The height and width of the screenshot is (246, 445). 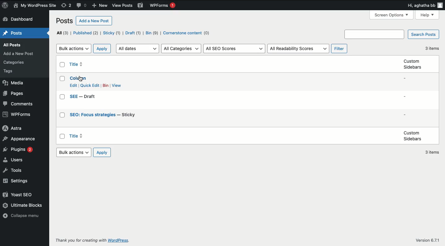 What do you see at coordinates (14, 83) in the screenshot?
I see `Media` at bounding box center [14, 83].